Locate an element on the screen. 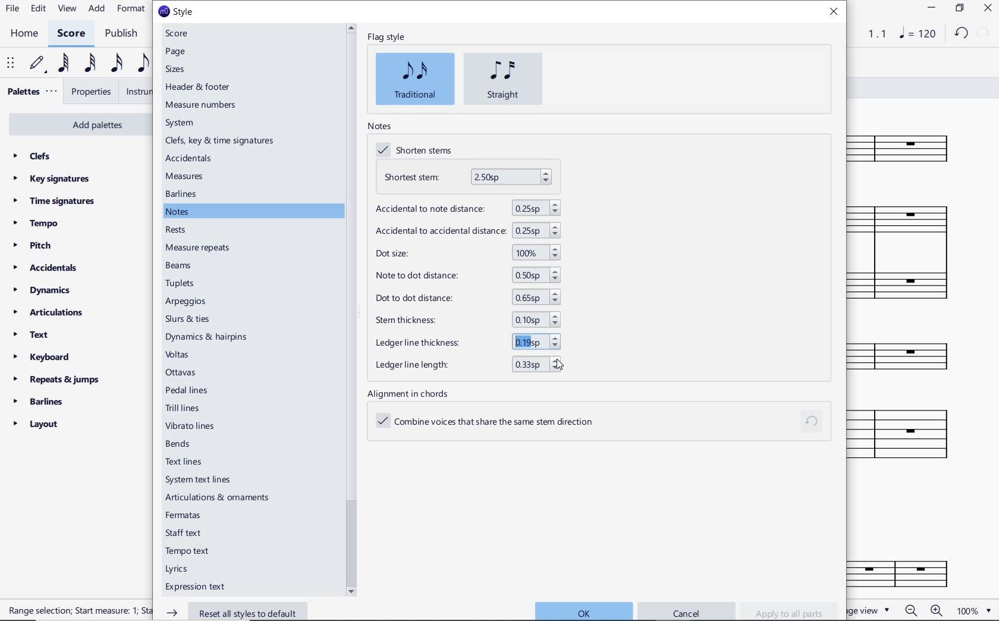 The height and width of the screenshot is (621, 999). notes is located at coordinates (180, 212).